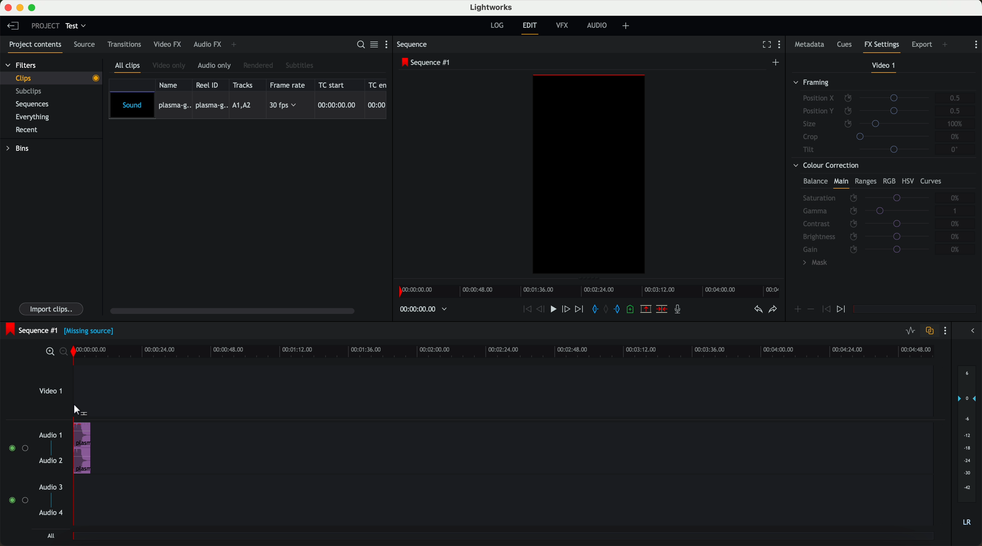 Image resolution: width=982 pixels, height=546 pixels. Describe the element at coordinates (91, 332) in the screenshot. I see `(Missing source)` at that location.